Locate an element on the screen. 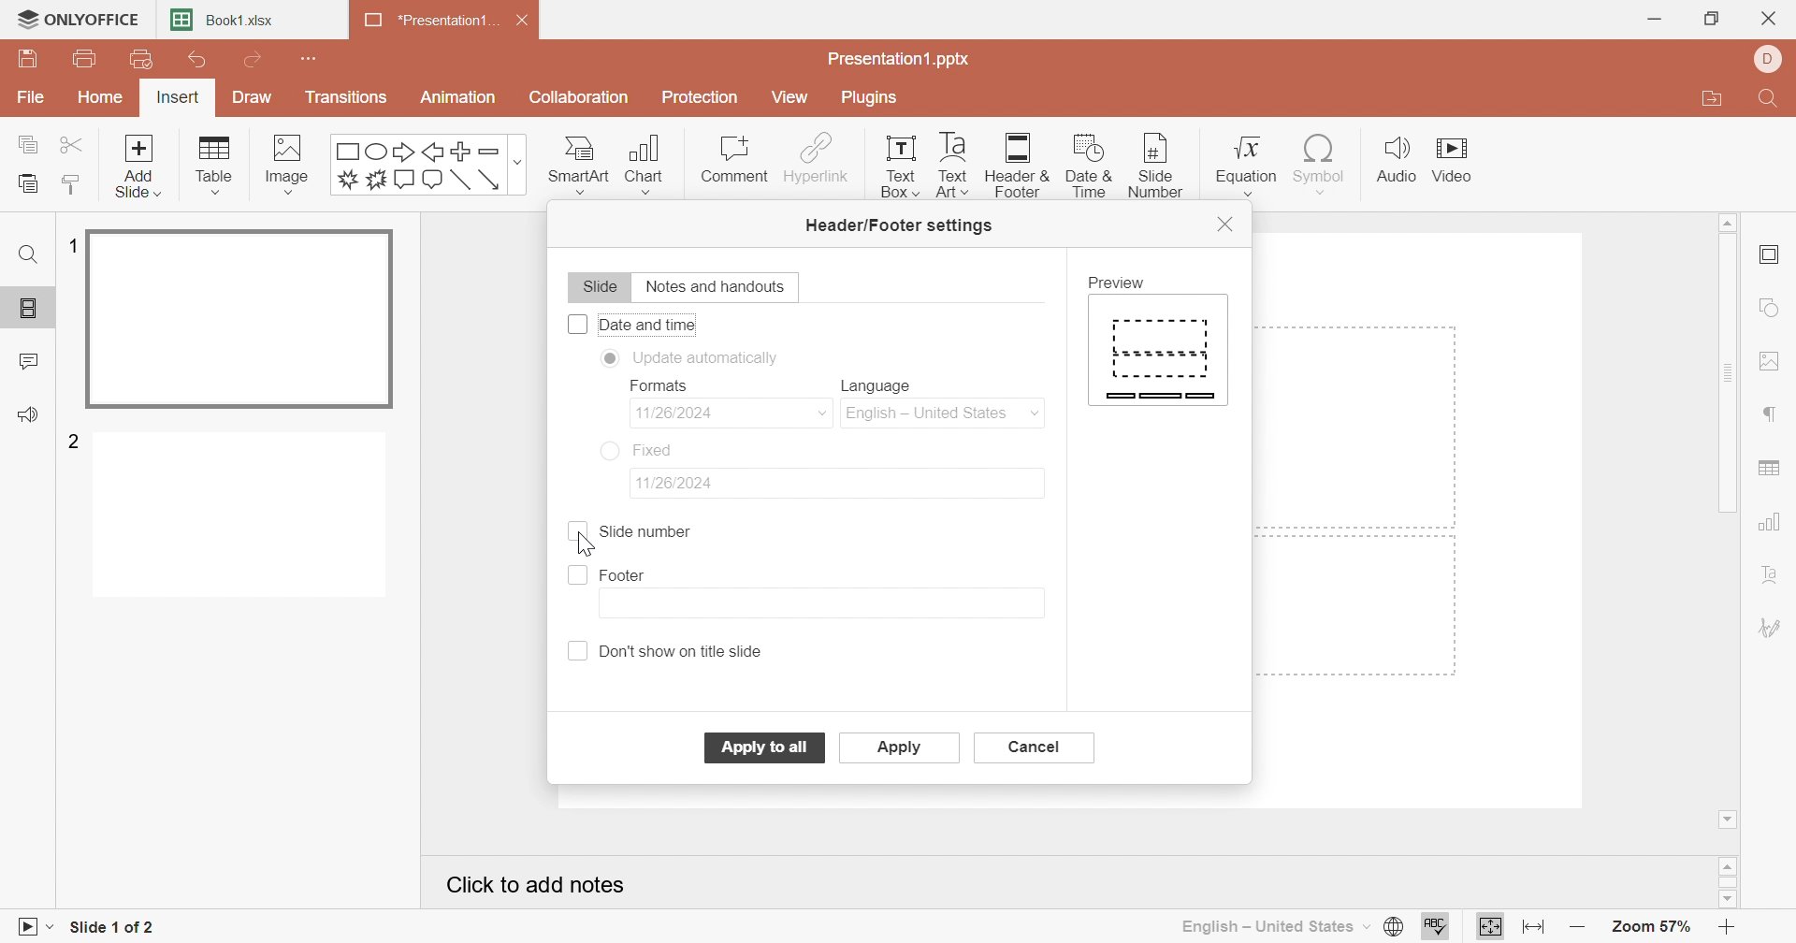  Fit to width is located at coordinates (1535, 927).